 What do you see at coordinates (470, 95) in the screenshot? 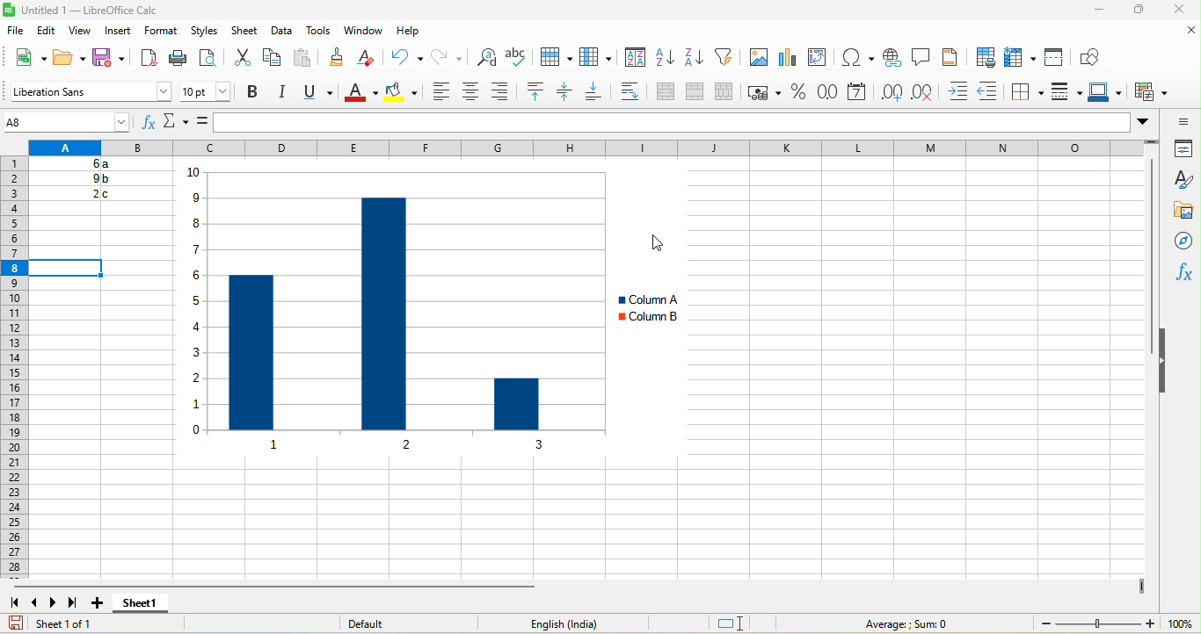
I see `align center` at bounding box center [470, 95].